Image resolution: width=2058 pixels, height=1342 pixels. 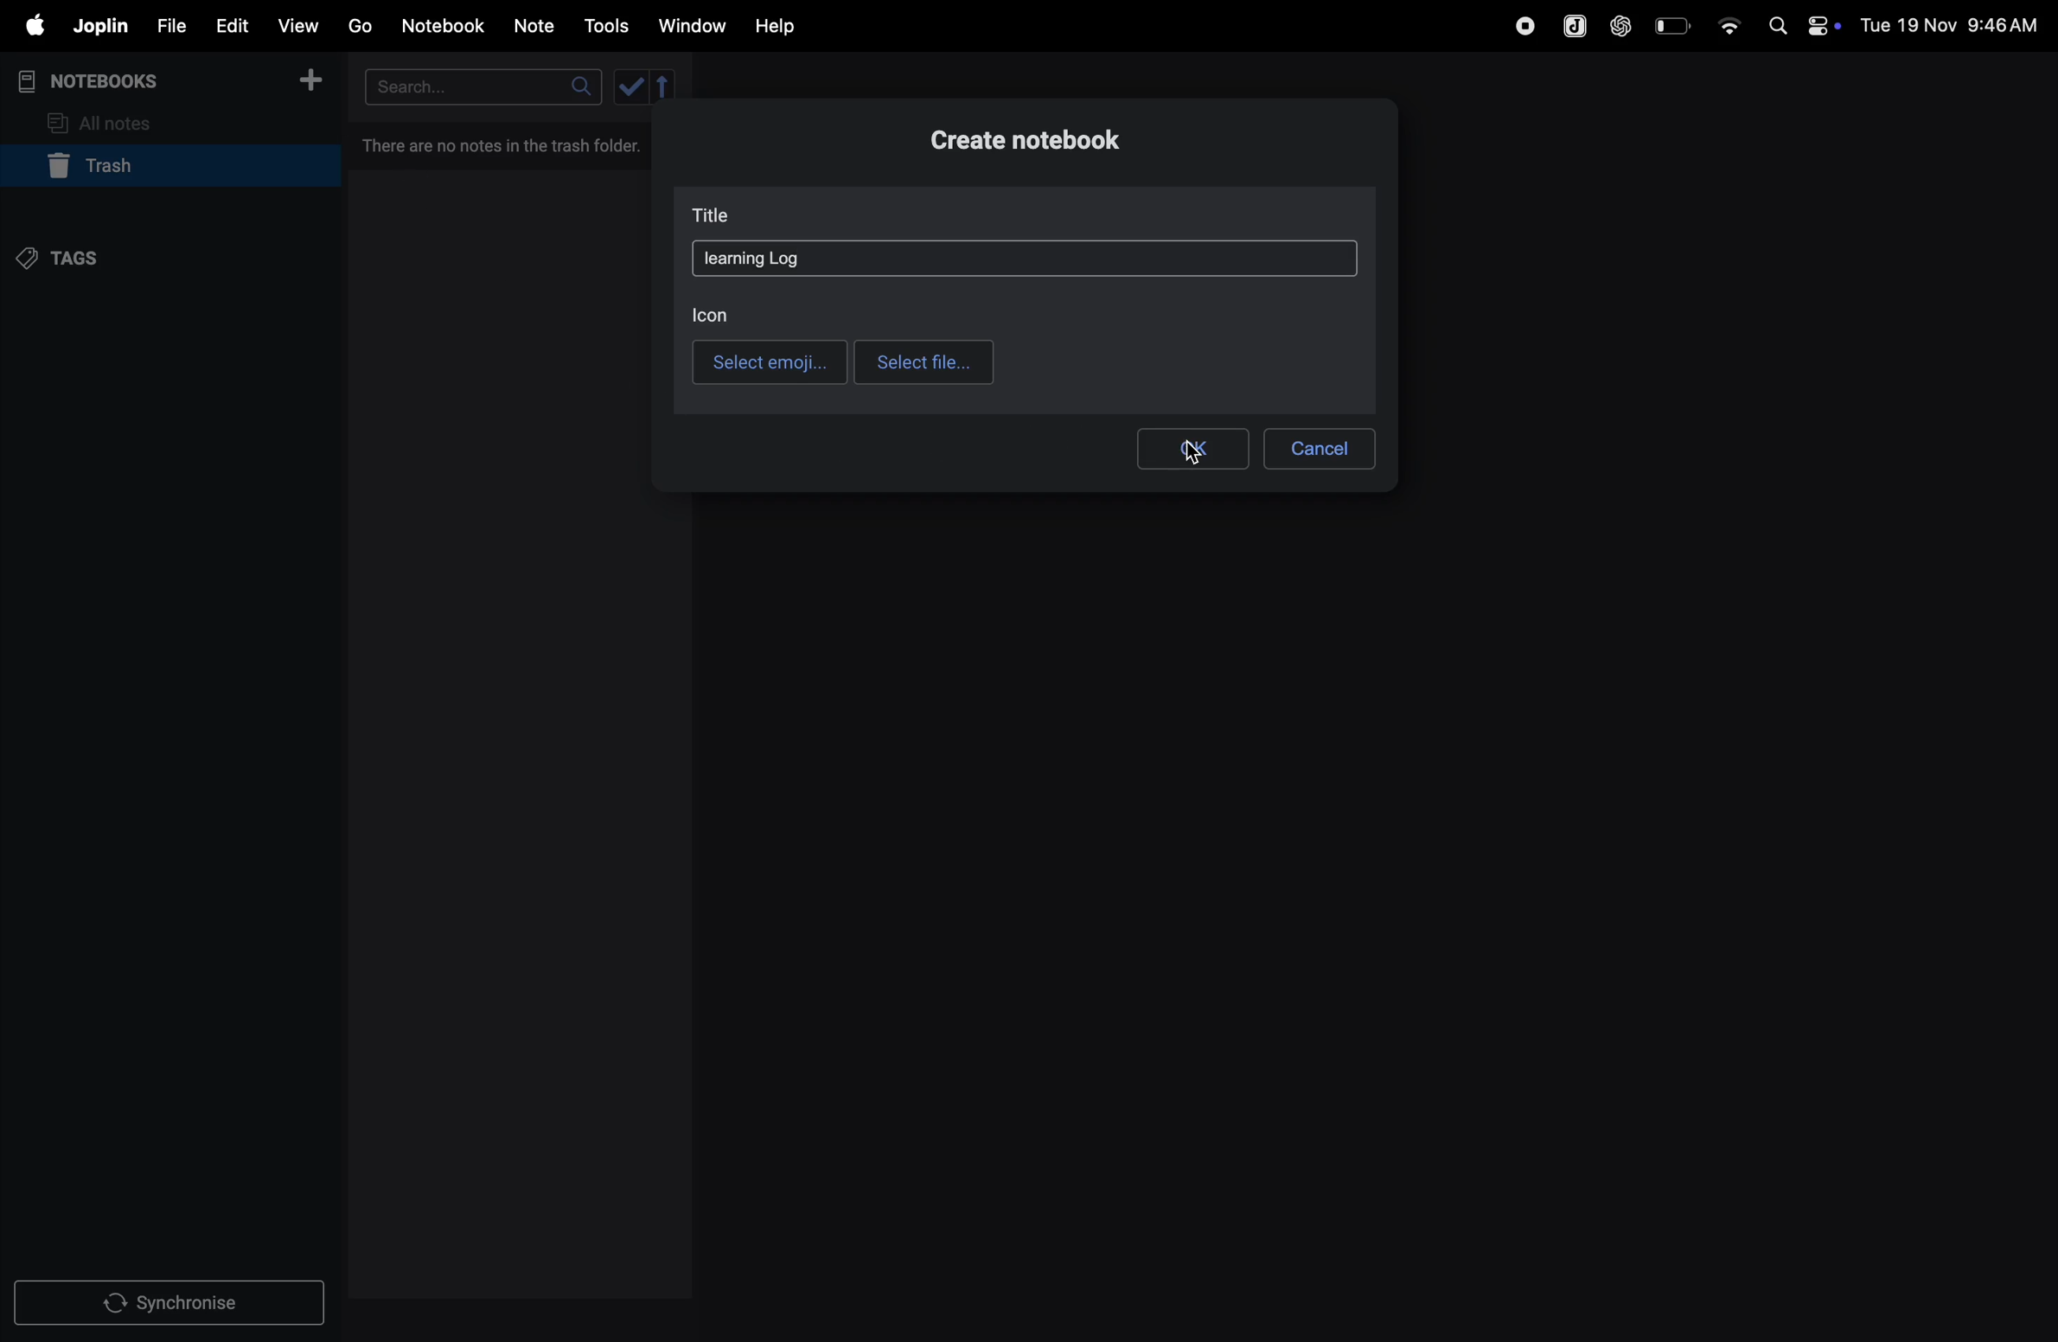 What do you see at coordinates (1187, 461) in the screenshot?
I see `cursor` at bounding box center [1187, 461].